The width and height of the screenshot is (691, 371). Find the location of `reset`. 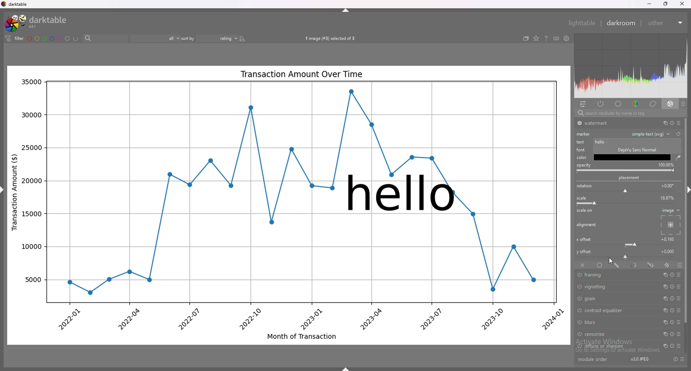

reset is located at coordinates (672, 275).